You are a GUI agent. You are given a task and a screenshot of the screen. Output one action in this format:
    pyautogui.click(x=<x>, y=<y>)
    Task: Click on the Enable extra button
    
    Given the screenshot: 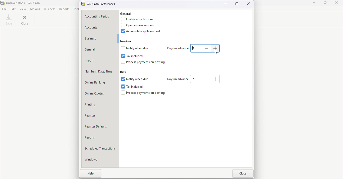 What is the action you would take?
    pyautogui.click(x=140, y=19)
    